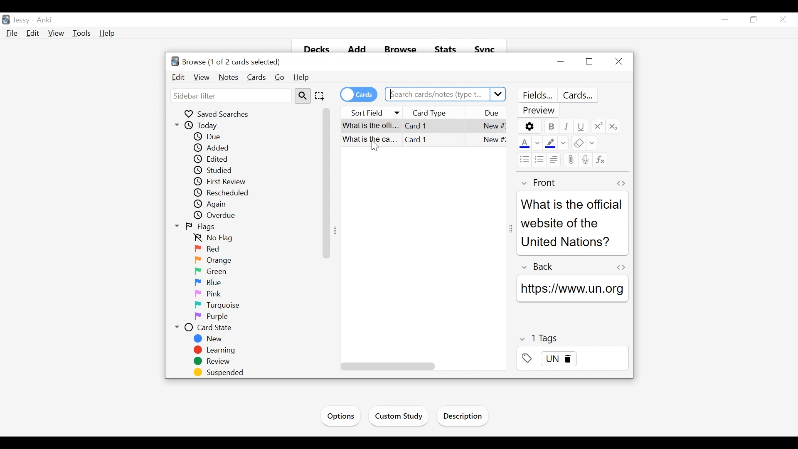 The height and width of the screenshot is (449, 798). What do you see at coordinates (207, 294) in the screenshot?
I see `Pink` at bounding box center [207, 294].